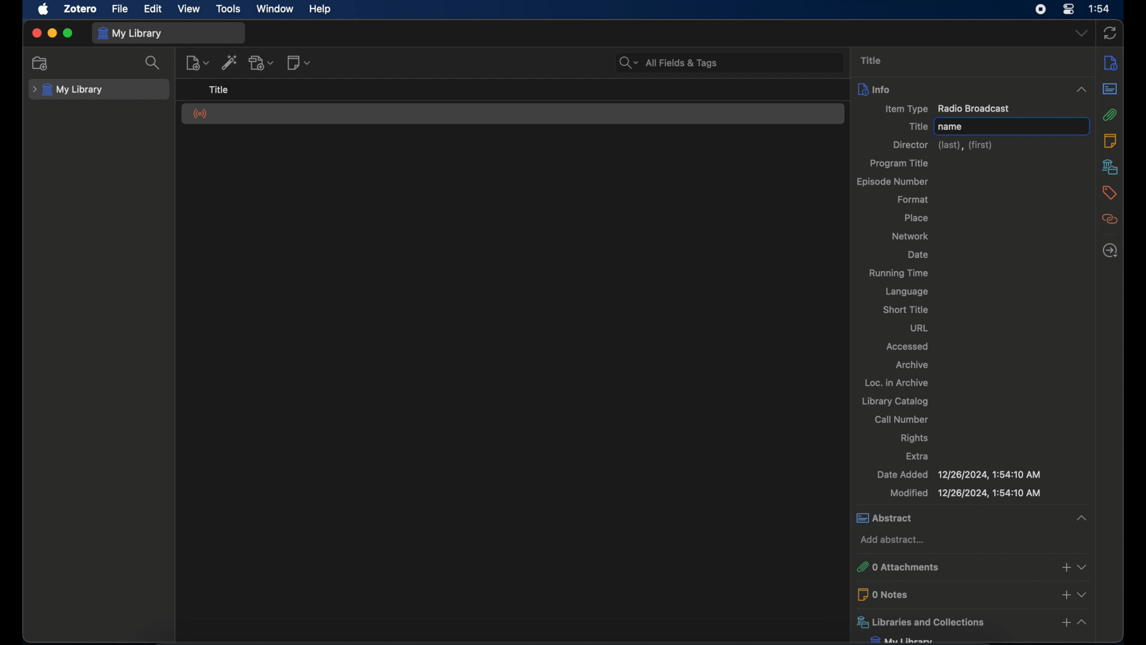  What do you see at coordinates (913, 200) in the screenshot?
I see `format` at bounding box center [913, 200].